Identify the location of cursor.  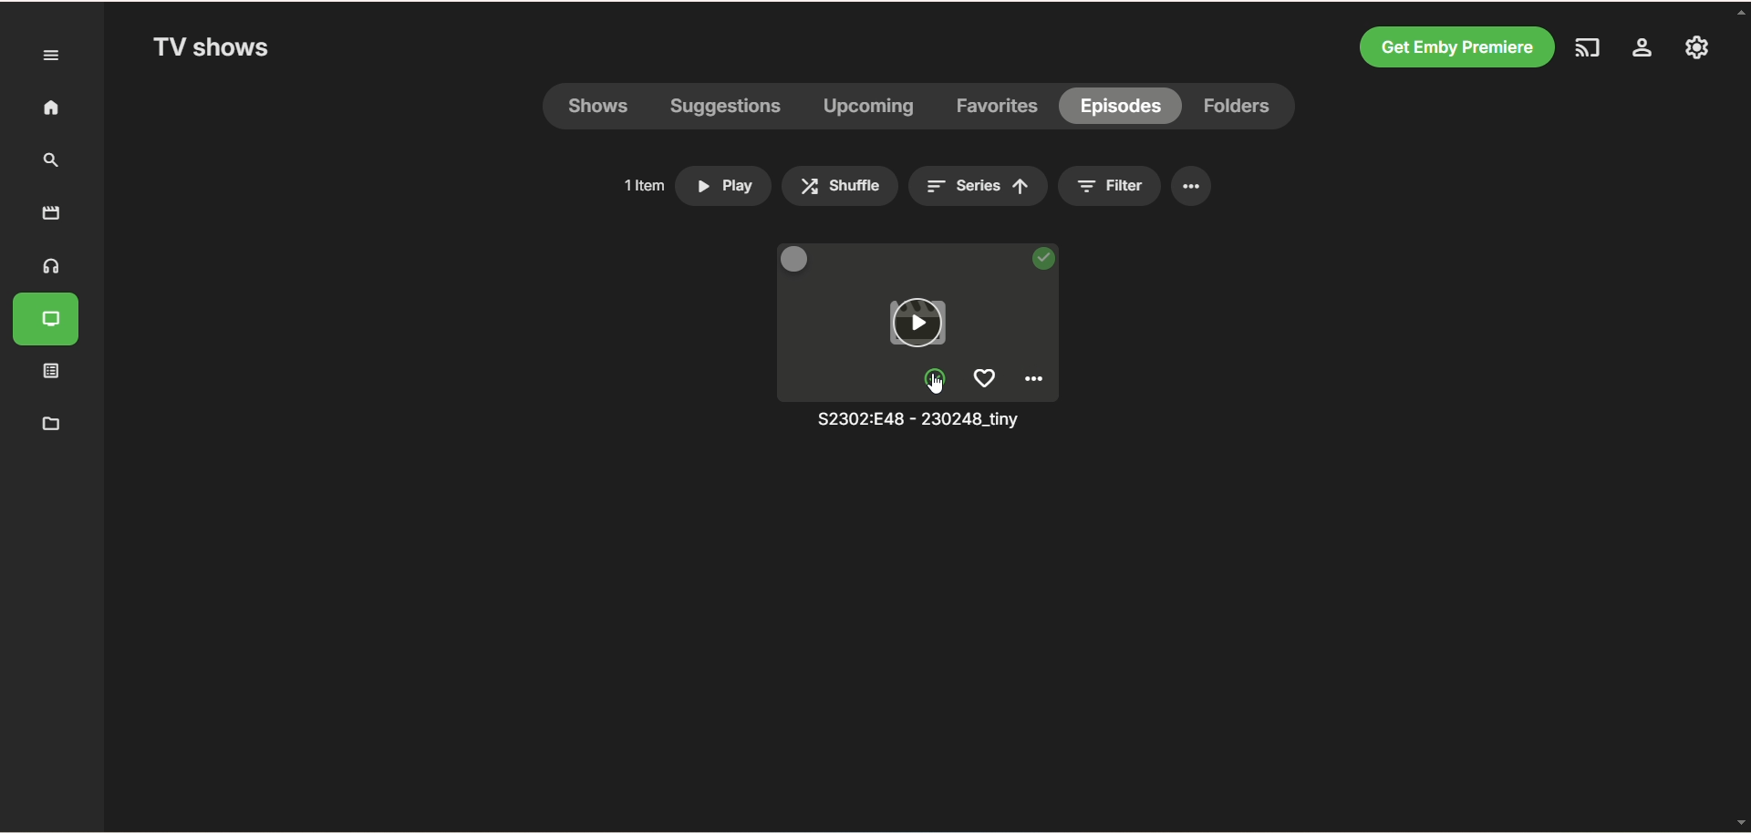
(935, 386).